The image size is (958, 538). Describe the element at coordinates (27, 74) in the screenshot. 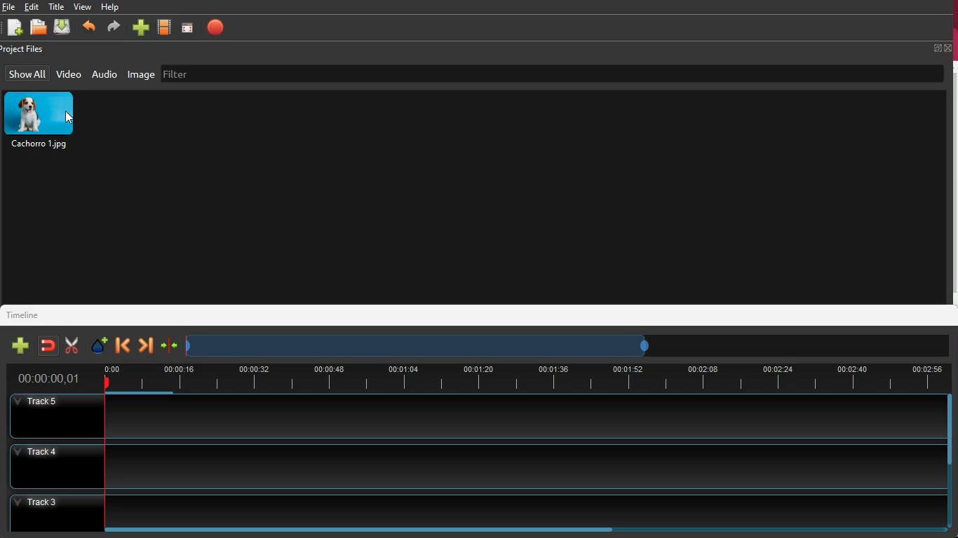

I see `show all` at that location.